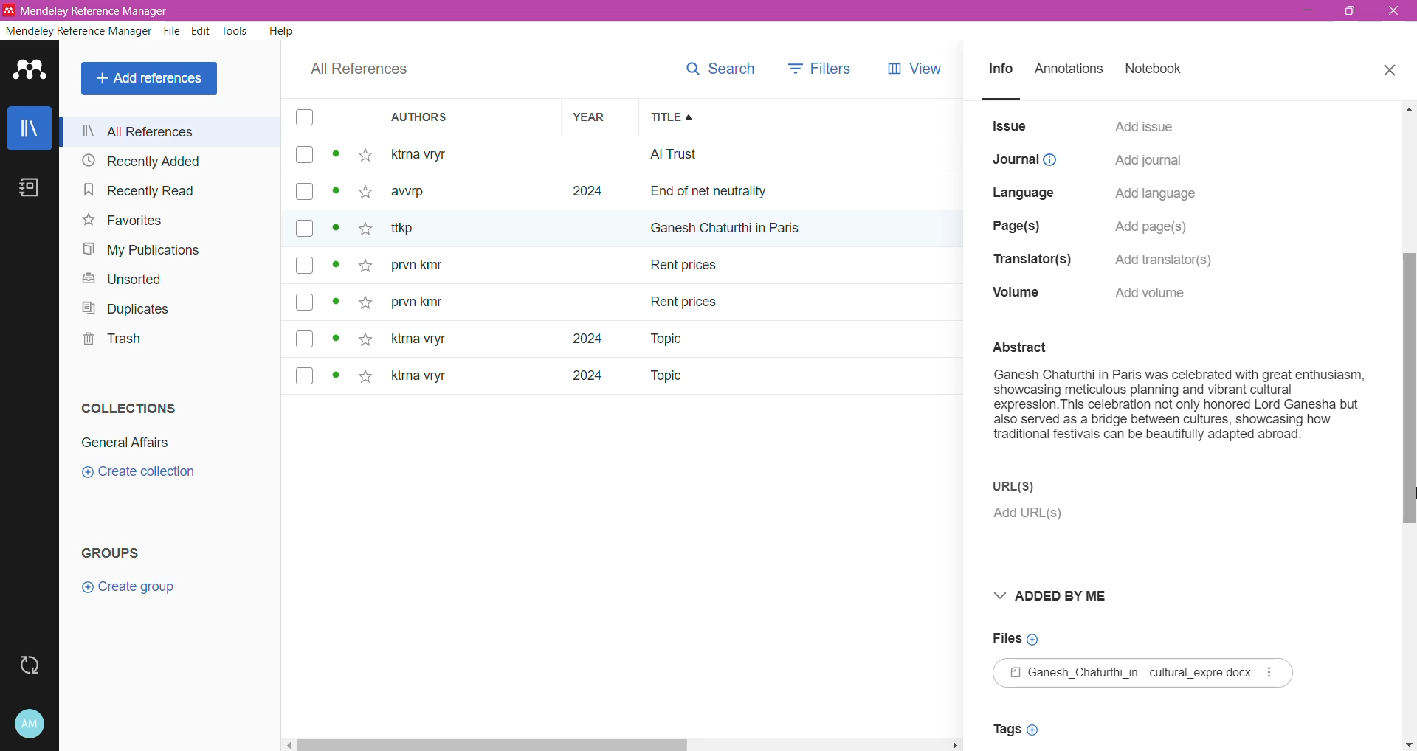 This screenshot has width=1417, height=751. Describe the element at coordinates (304, 249) in the screenshot. I see `Click to select the item` at that location.